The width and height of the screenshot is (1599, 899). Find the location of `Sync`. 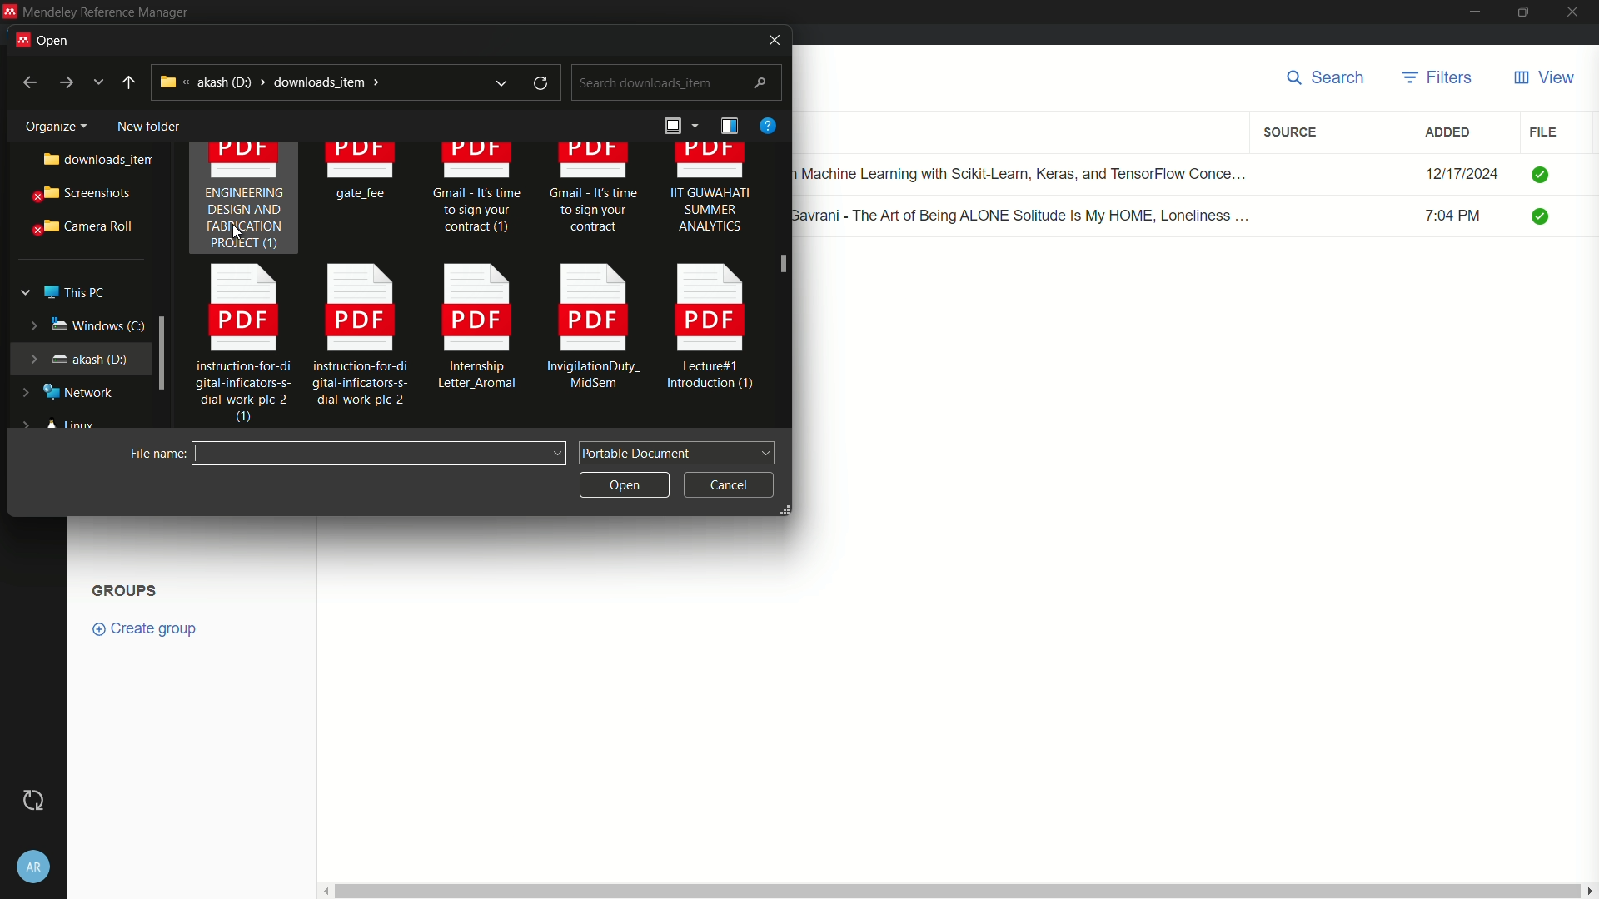

Sync is located at coordinates (33, 800).